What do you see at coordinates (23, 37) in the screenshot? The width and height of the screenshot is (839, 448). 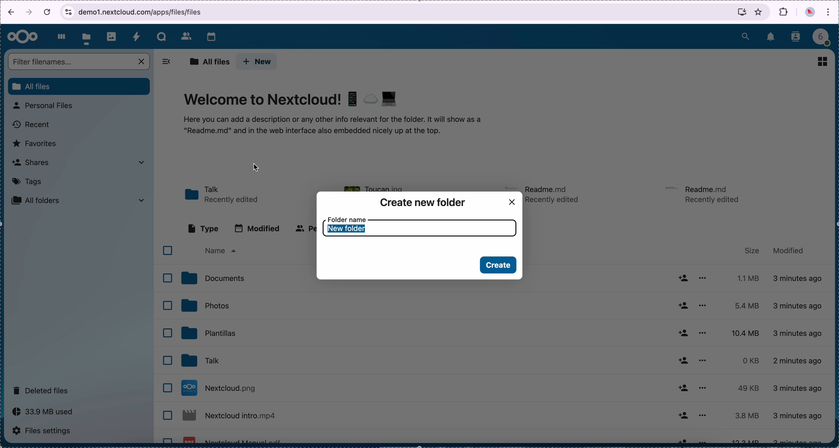 I see `Nextcloud logo` at bounding box center [23, 37].